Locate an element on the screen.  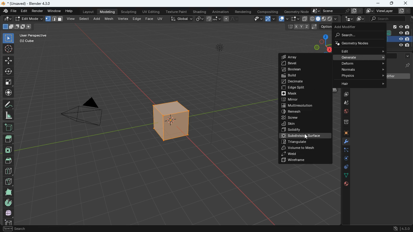
collection is located at coordinates (400, 27).